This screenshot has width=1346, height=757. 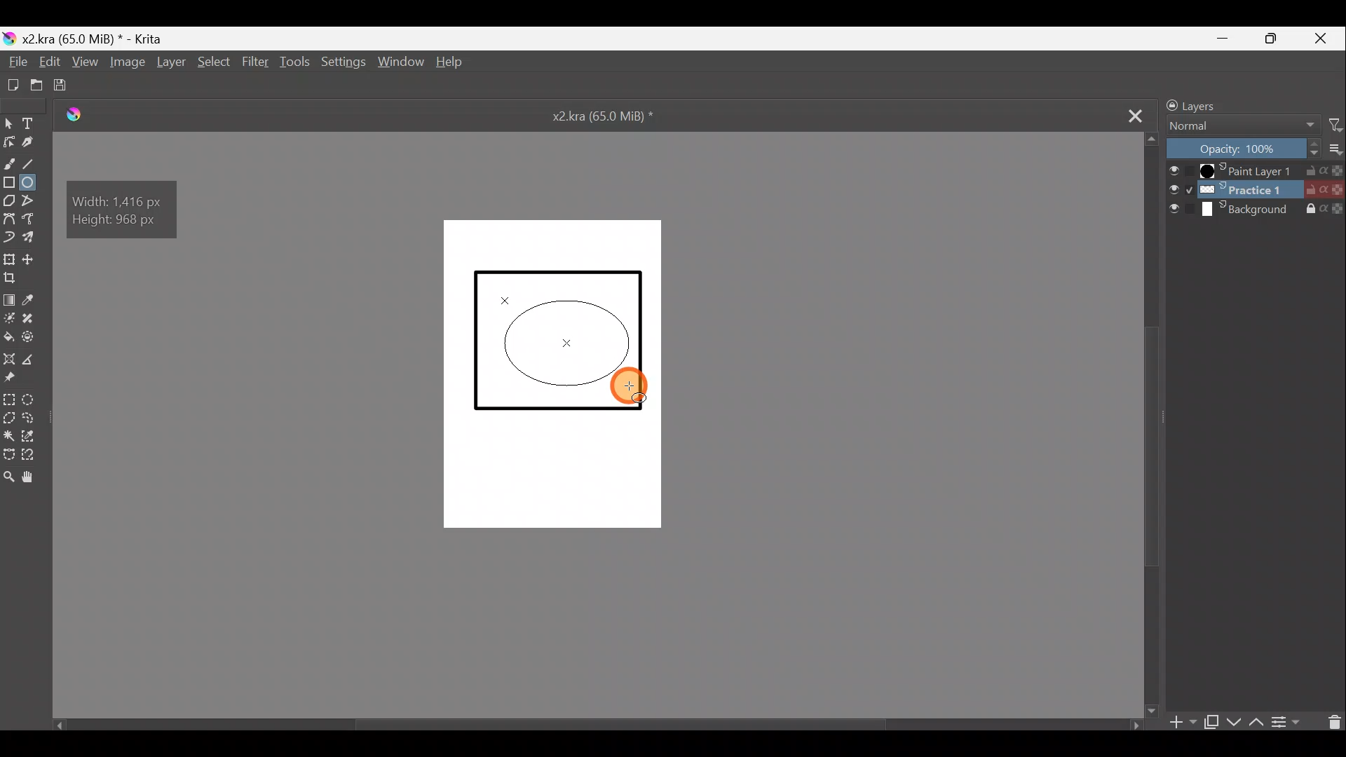 What do you see at coordinates (8, 453) in the screenshot?
I see `Bezier curve selection tool` at bounding box center [8, 453].